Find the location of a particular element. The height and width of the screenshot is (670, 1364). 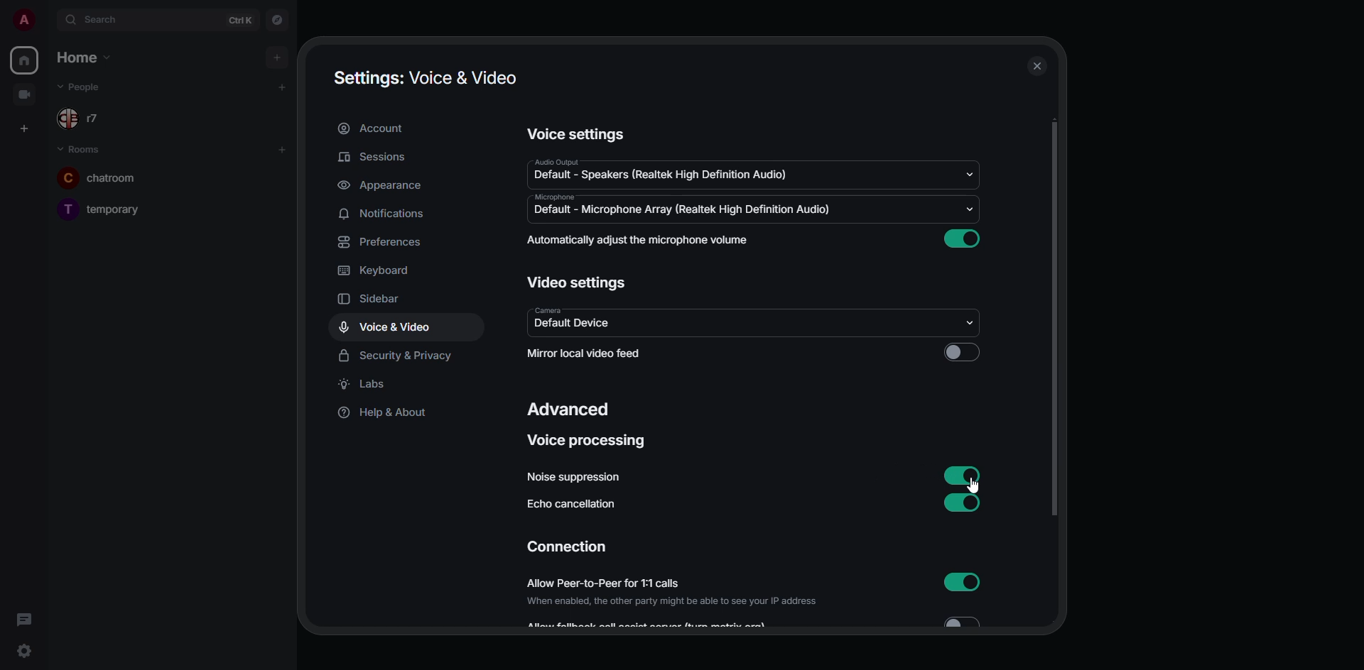

connection is located at coordinates (567, 547).